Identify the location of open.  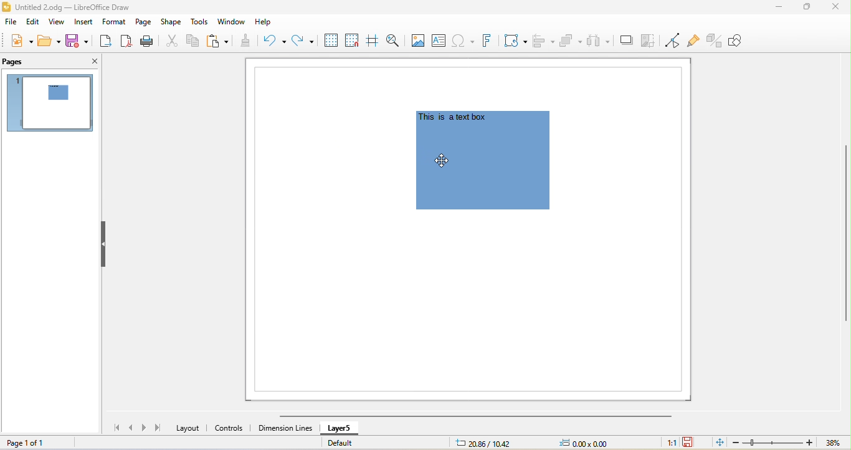
(47, 39).